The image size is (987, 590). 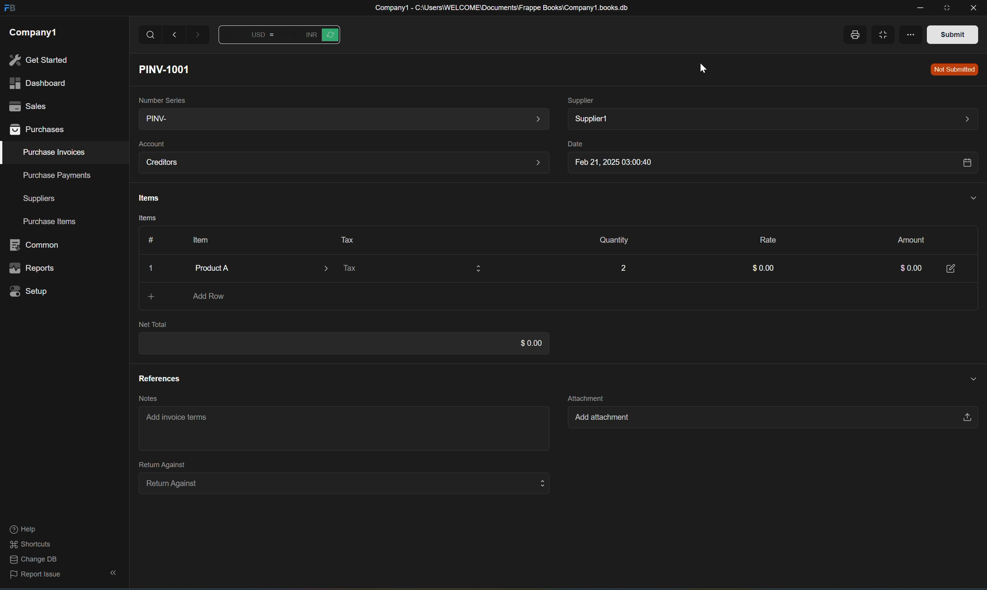 I want to click on Net Total, so click(x=153, y=324).